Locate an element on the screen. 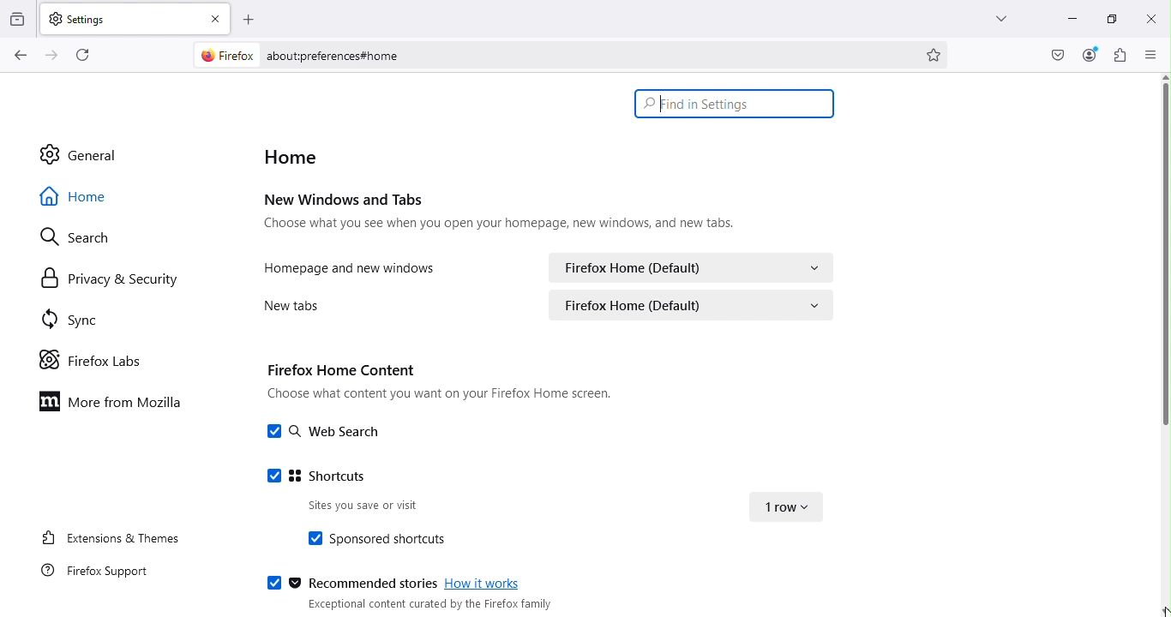 Image resolution: width=1171 pixels, height=617 pixels. move up is located at coordinates (1163, 75).